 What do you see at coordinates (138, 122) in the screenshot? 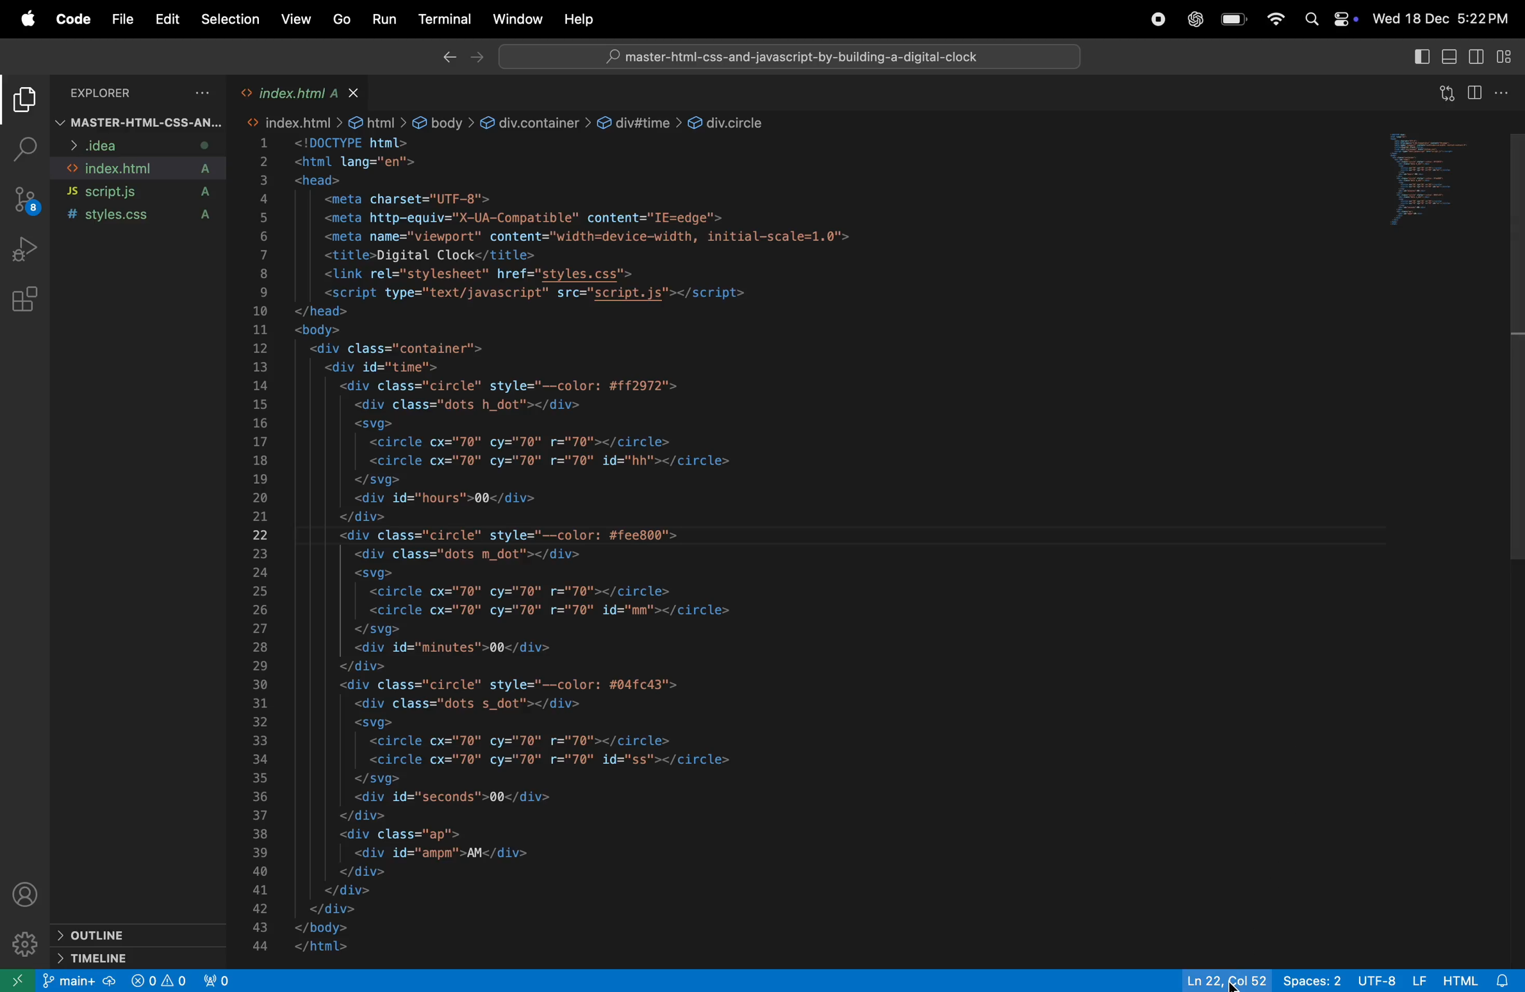
I see `master html css file` at bounding box center [138, 122].